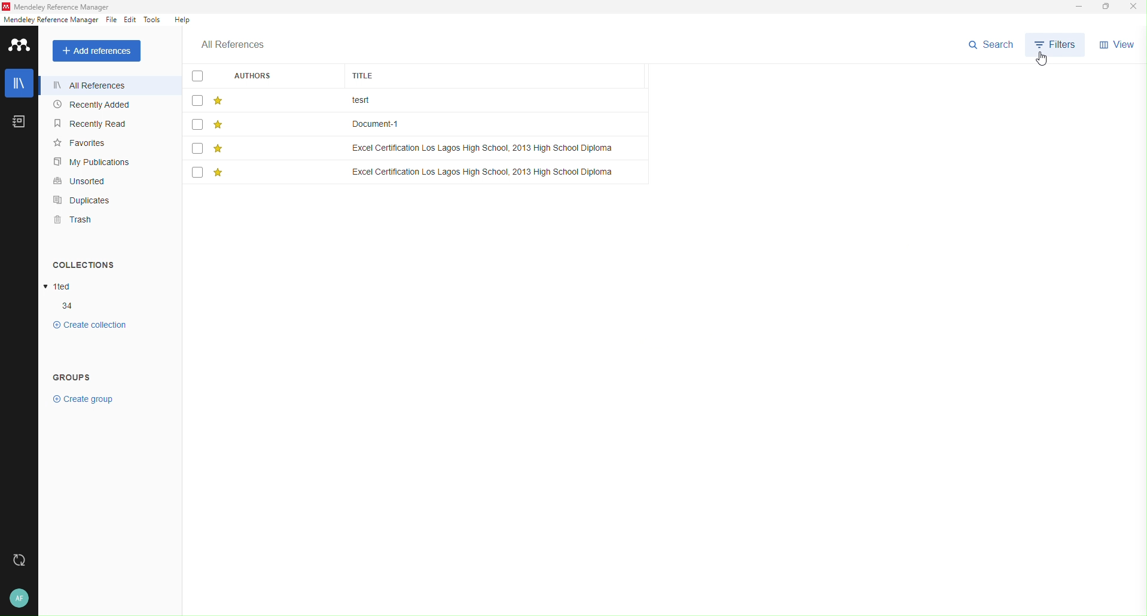 This screenshot has height=616, width=1147. Describe the element at coordinates (59, 287) in the screenshot. I see `collections` at that location.